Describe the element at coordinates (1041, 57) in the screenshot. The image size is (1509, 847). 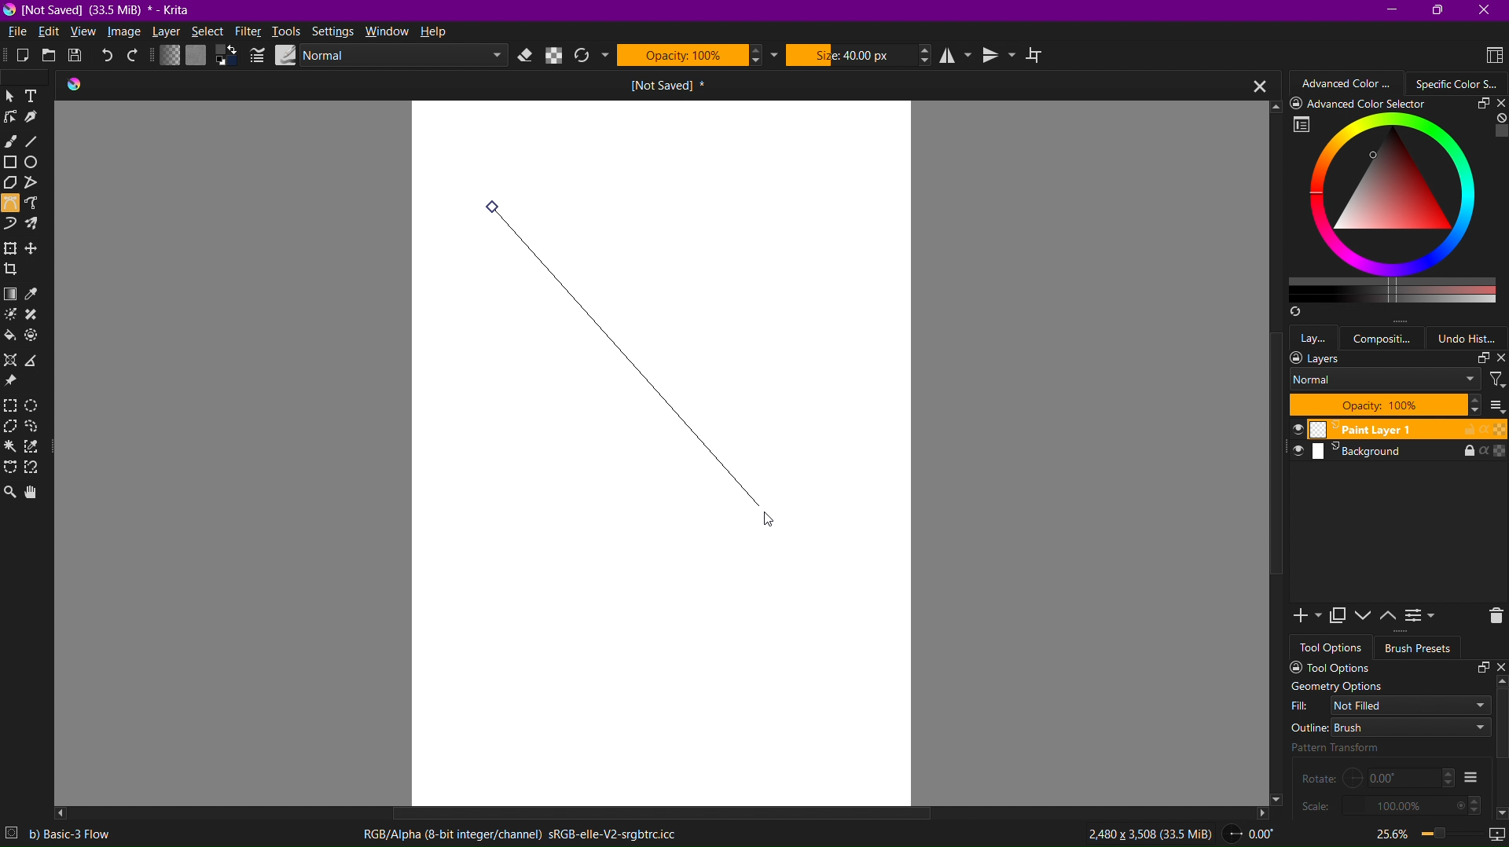
I see `Wrap Around Mode` at that location.